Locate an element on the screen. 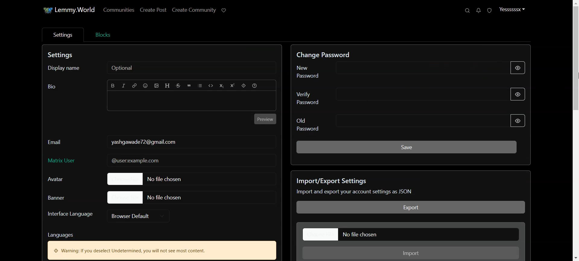 This screenshot has width=579, height=261. bio is located at coordinates (50, 88).